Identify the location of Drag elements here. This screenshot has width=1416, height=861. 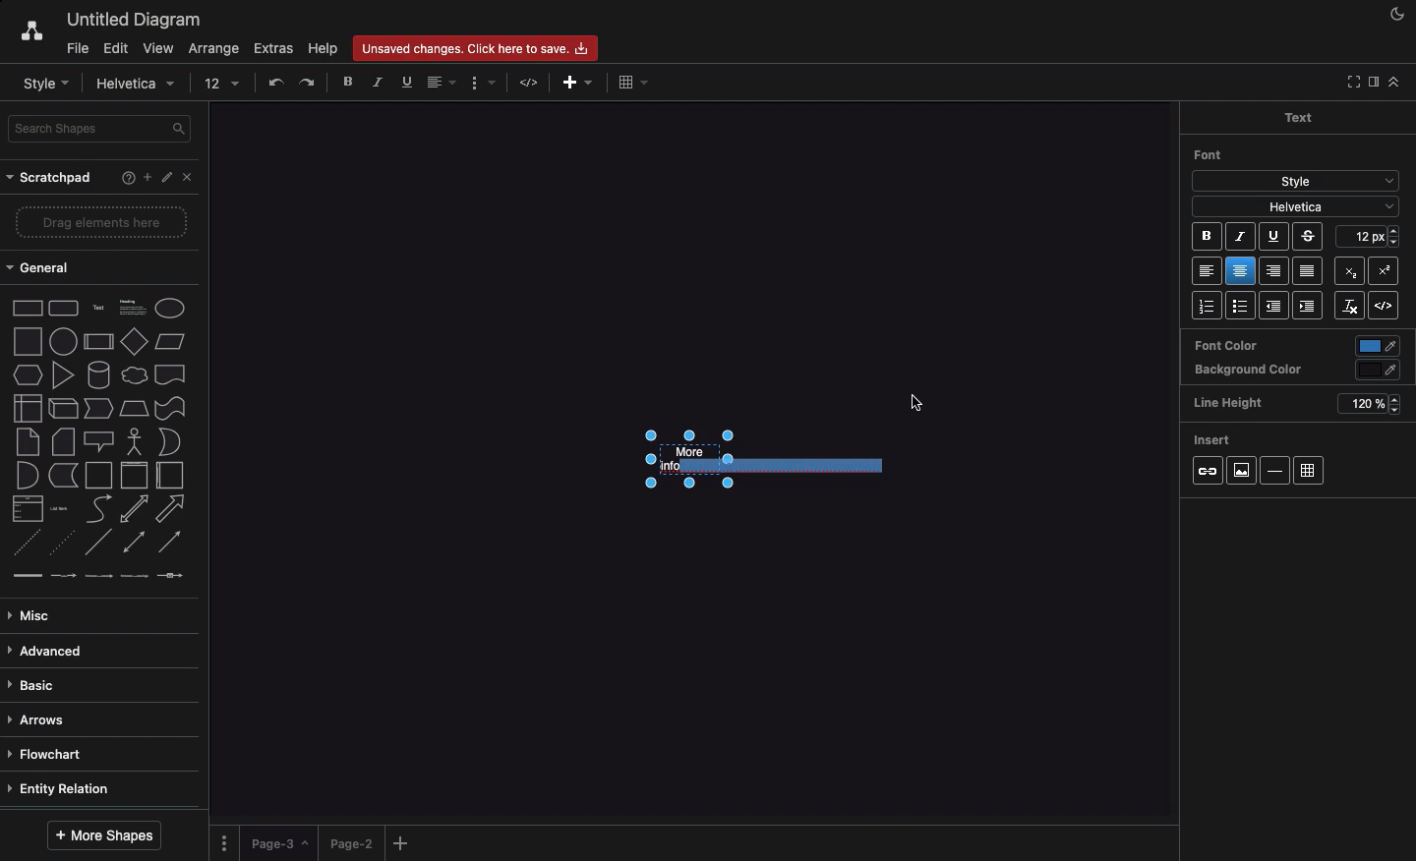
(103, 221).